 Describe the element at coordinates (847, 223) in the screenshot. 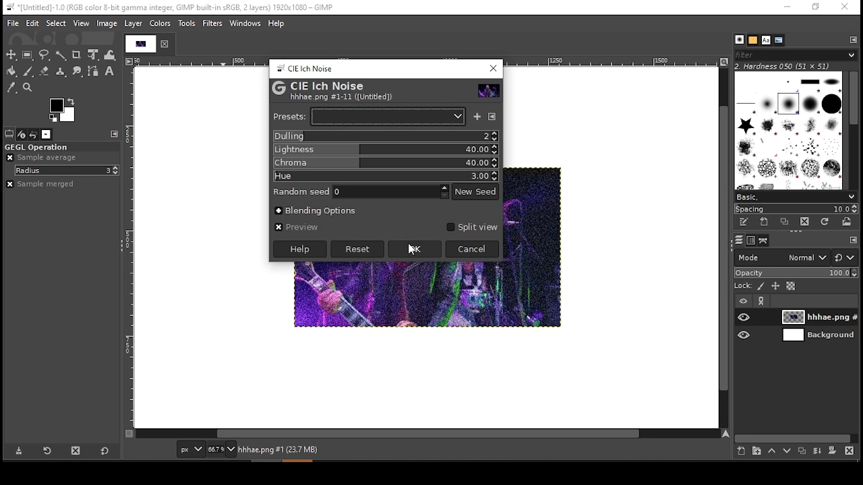

I see `open brush as image` at that location.